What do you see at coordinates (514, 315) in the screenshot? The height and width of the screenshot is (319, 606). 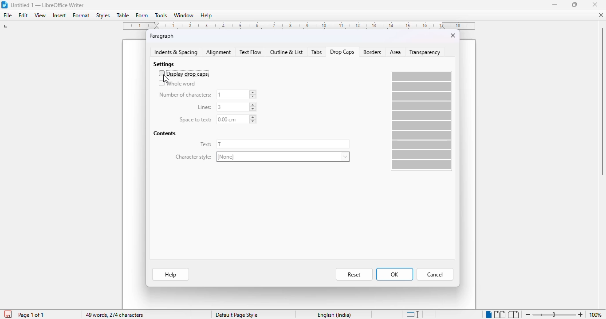 I see `book view` at bounding box center [514, 315].